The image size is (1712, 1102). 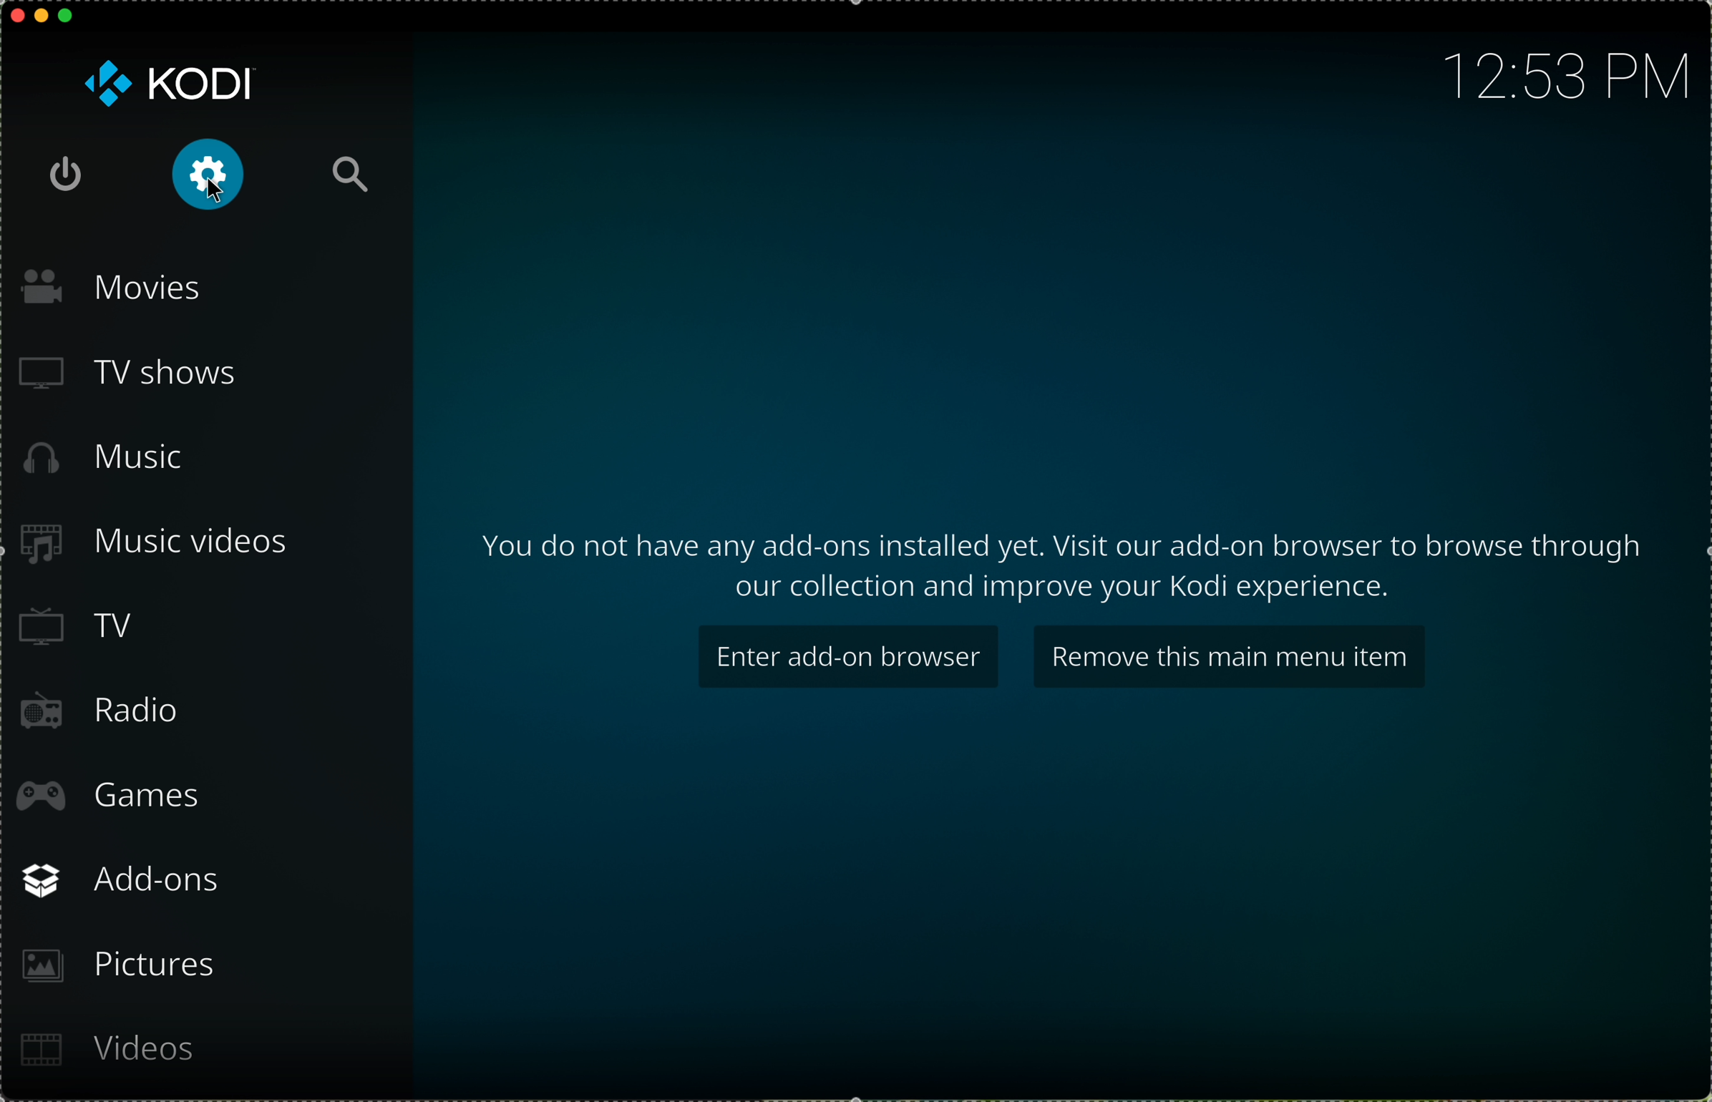 I want to click on Cursor, so click(x=217, y=187).